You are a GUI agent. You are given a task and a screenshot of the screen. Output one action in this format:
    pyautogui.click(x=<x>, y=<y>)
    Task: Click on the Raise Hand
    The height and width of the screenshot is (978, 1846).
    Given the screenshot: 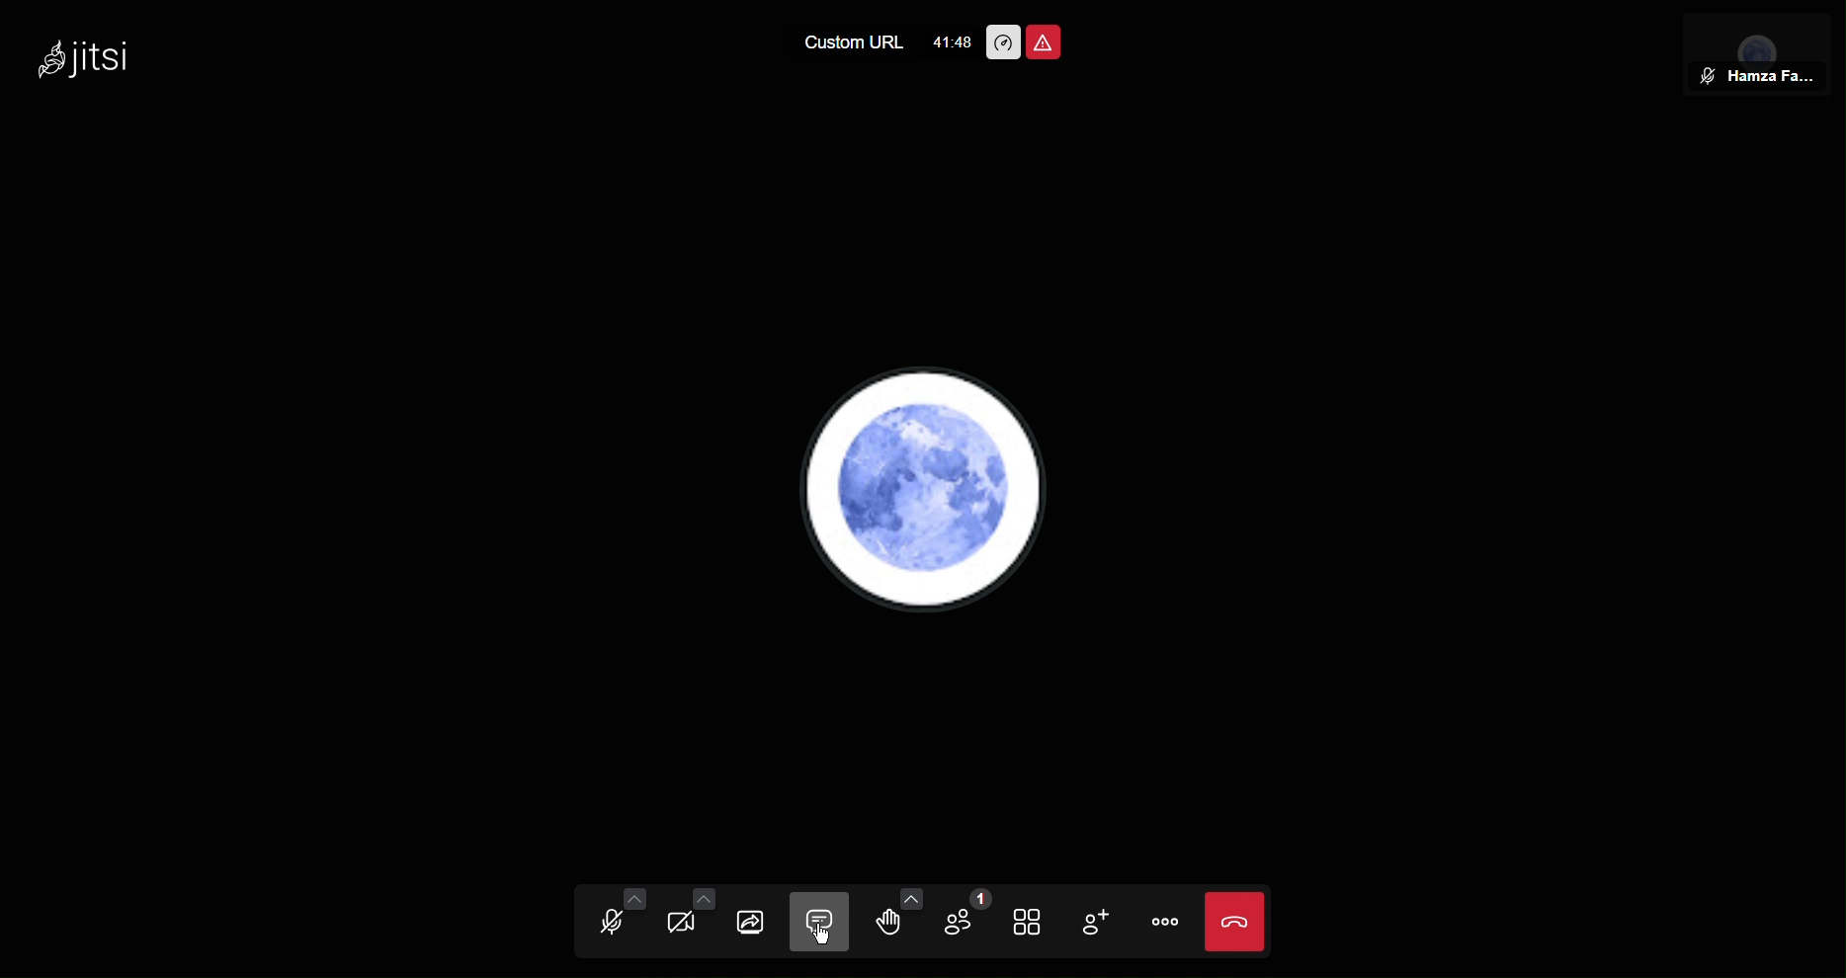 What is the action you would take?
    pyautogui.click(x=891, y=920)
    